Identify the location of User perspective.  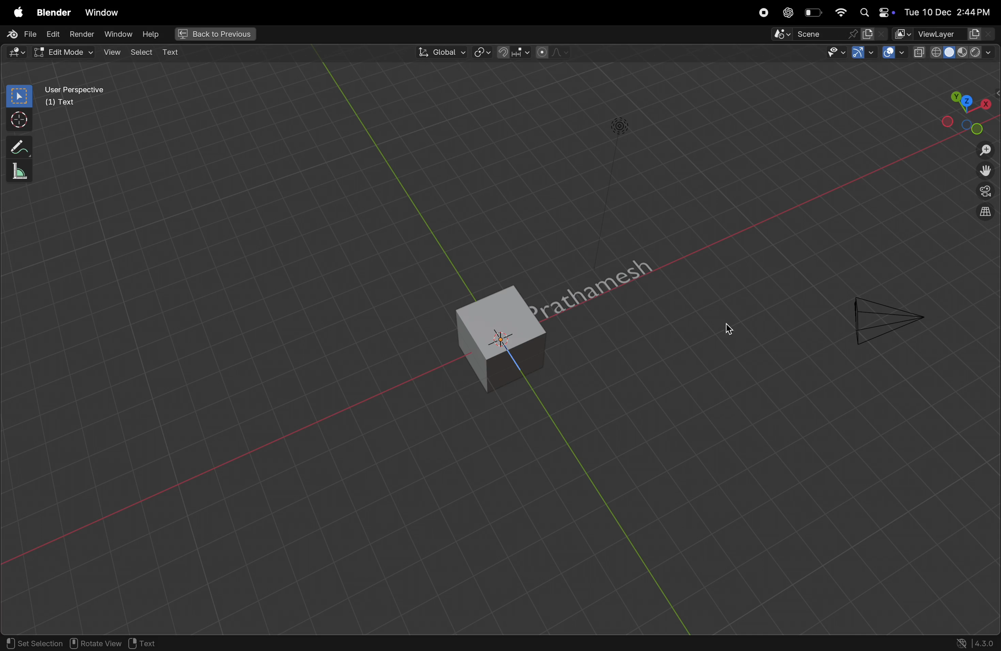
(93, 100).